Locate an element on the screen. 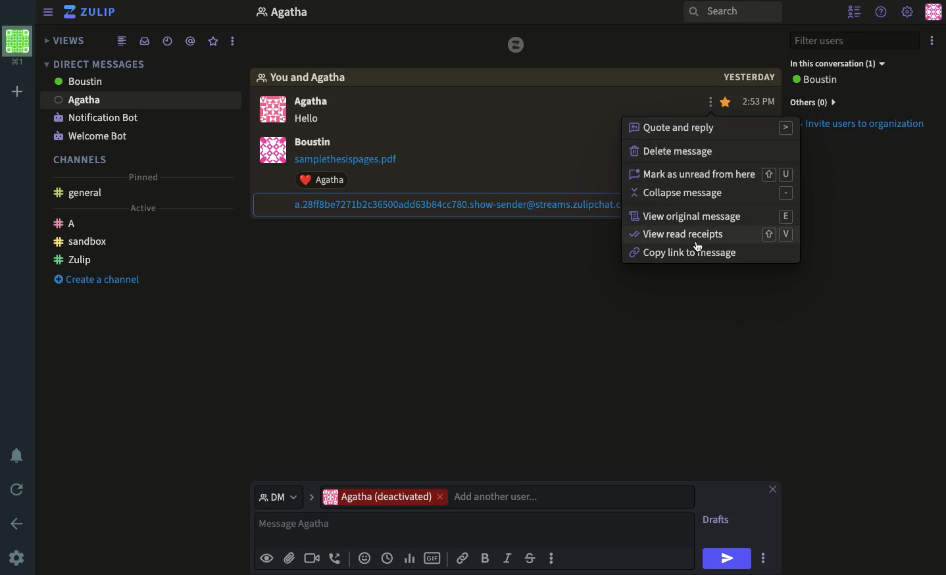 The width and height of the screenshot is (946, 575). You and user is located at coordinates (309, 78).